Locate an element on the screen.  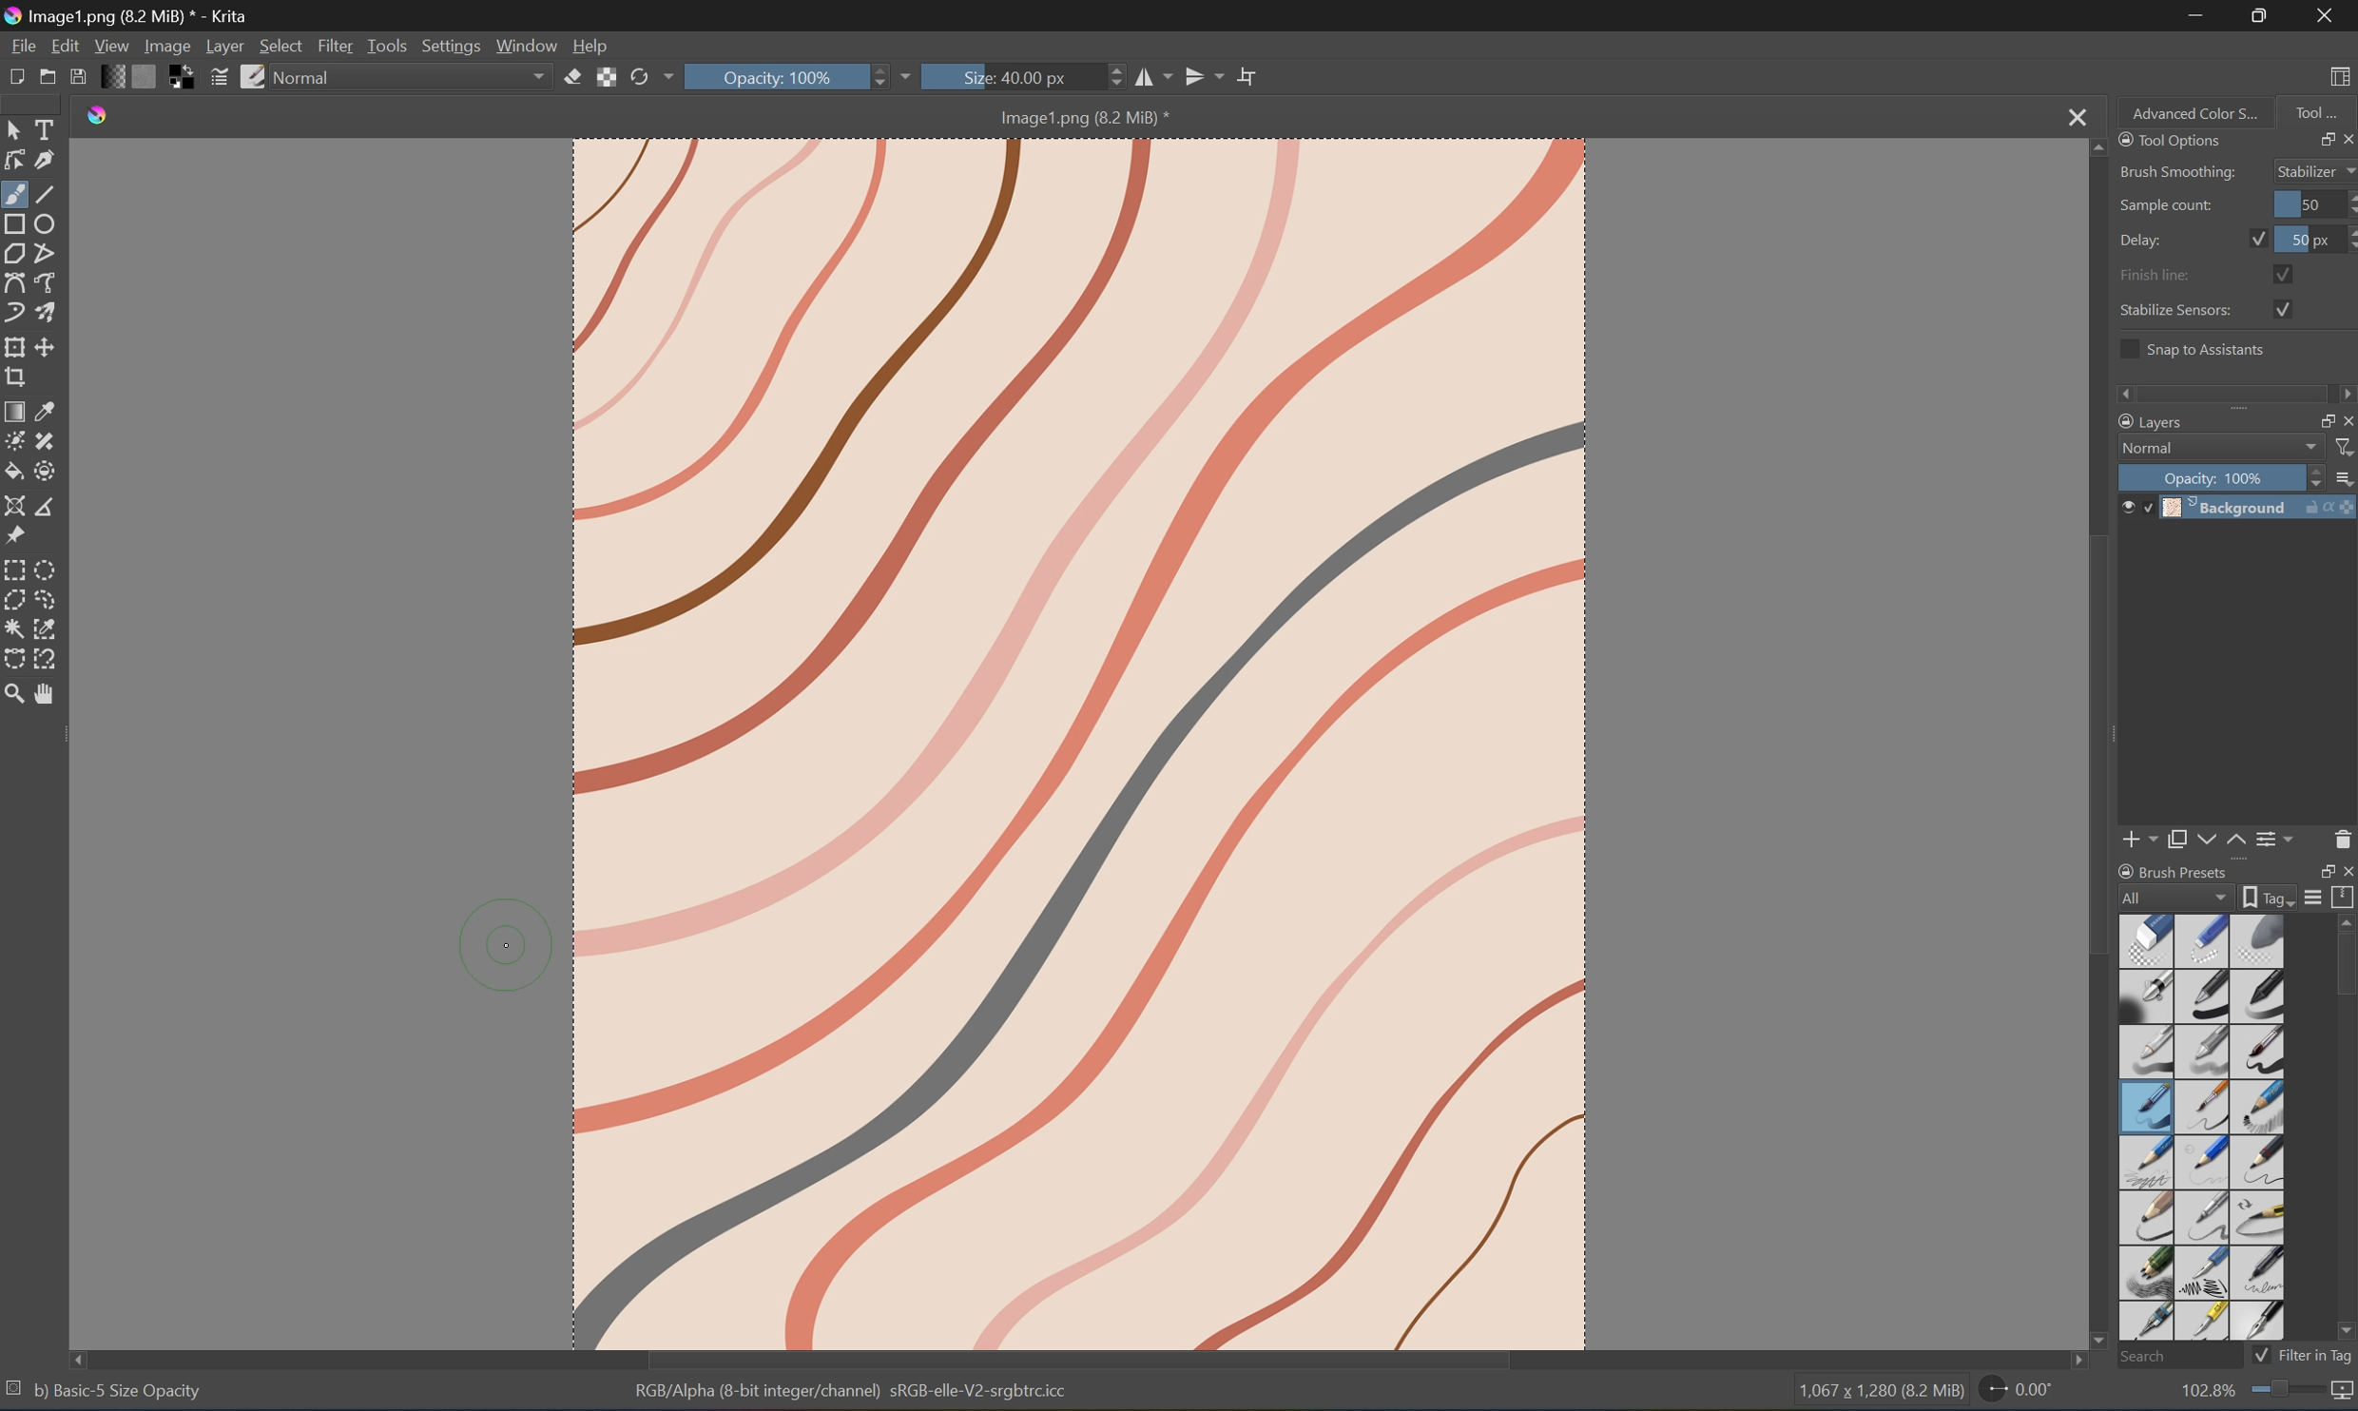
Window is located at coordinates (530, 47).